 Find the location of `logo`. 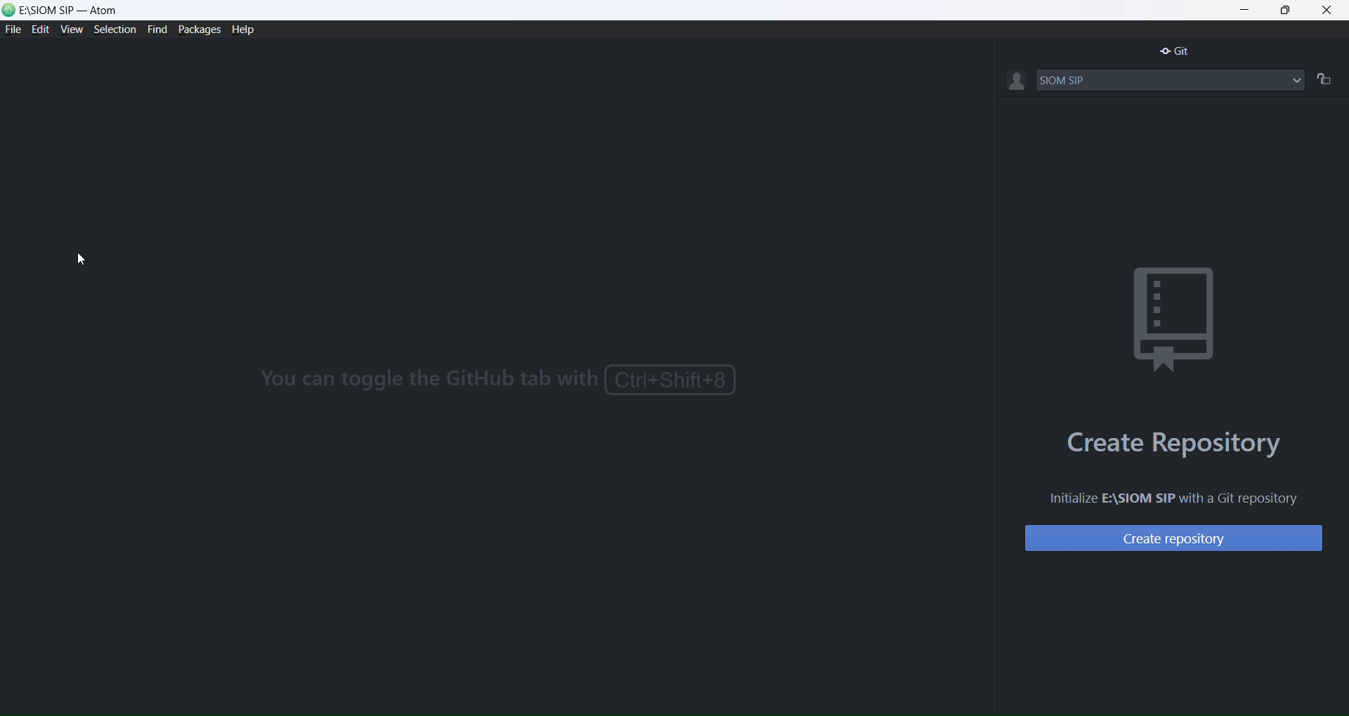

logo is located at coordinates (10, 11).